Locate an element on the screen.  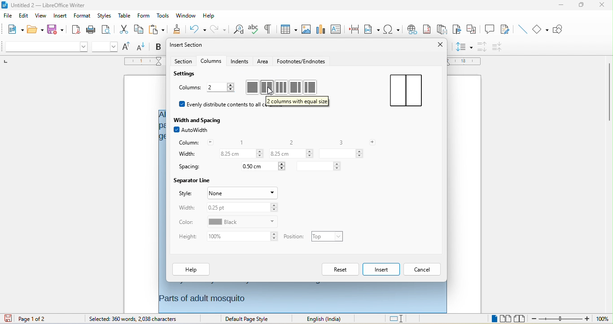
spacing between column 1 & 2 is located at coordinates (263, 166).